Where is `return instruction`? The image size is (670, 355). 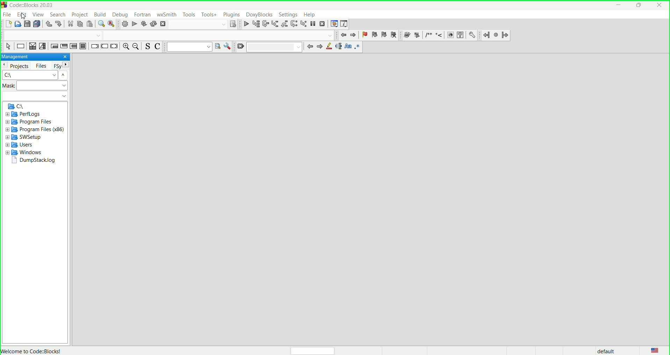 return instruction is located at coordinates (114, 46).